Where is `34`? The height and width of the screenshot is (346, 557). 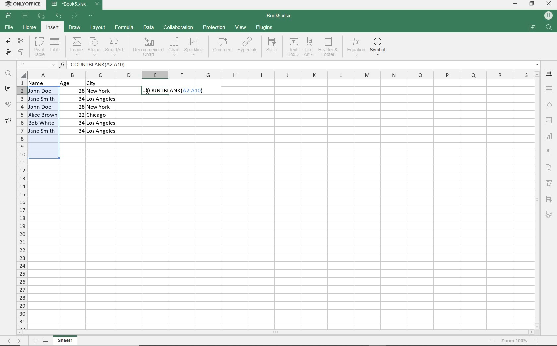 34 is located at coordinates (74, 122).